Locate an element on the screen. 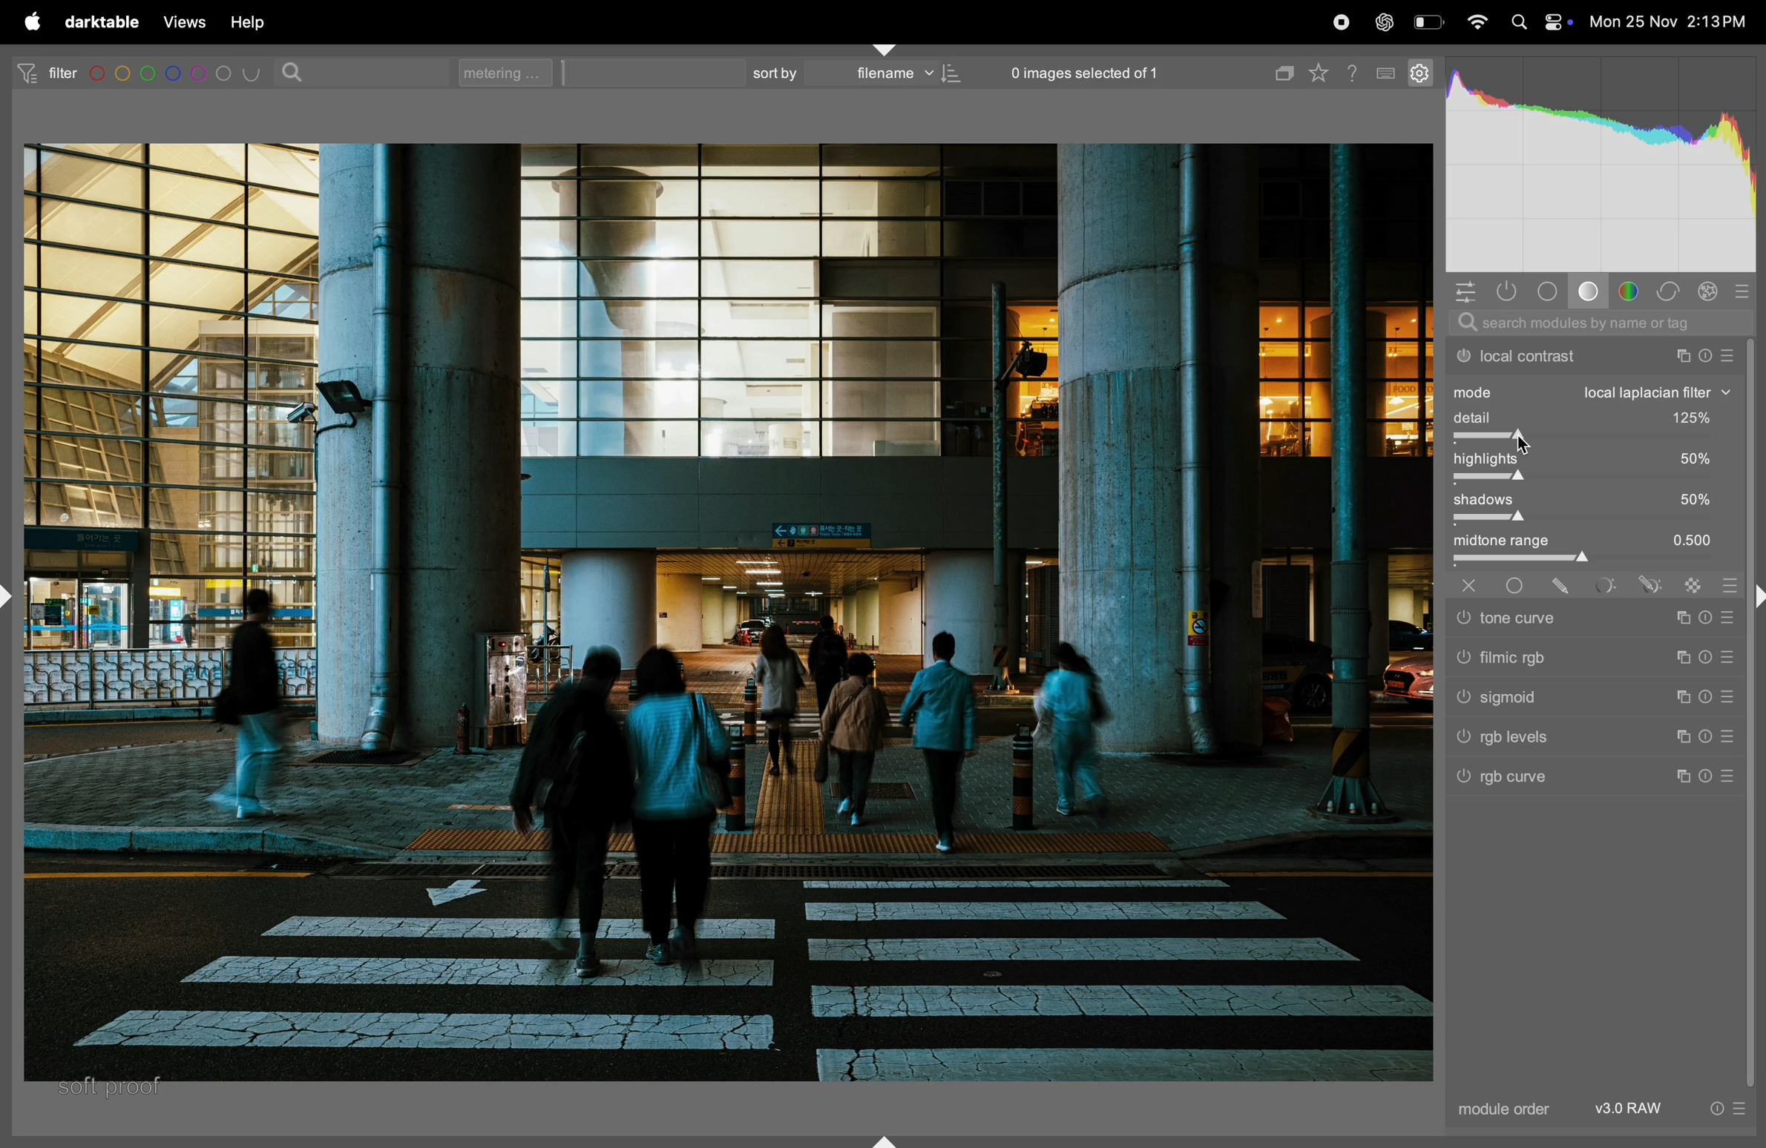 The height and width of the screenshot is (1148, 1766). histogram is located at coordinates (1601, 166).